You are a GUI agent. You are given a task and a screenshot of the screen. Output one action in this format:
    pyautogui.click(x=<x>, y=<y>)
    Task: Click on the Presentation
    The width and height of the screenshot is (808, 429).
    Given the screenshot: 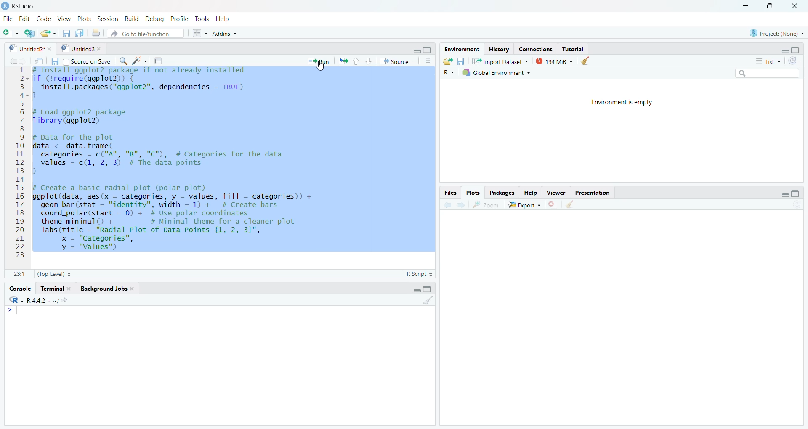 What is the action you would take?
    pyautogui.click(x=593, y=192)
    